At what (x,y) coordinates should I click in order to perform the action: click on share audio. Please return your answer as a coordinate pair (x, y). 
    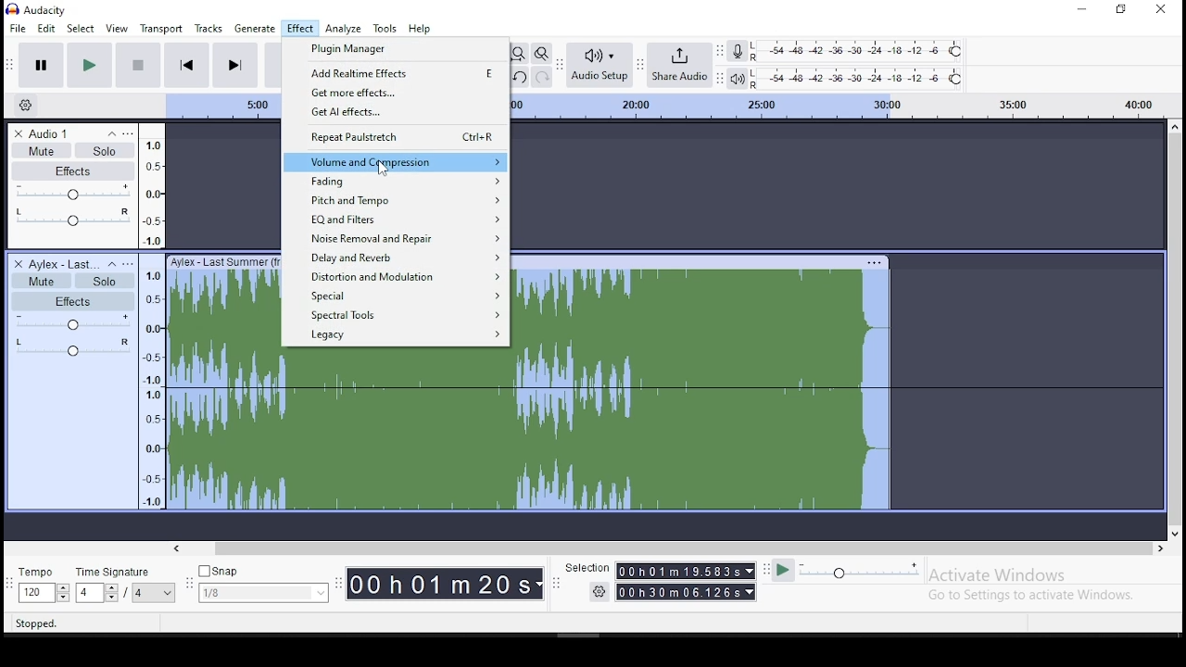
    Looking at the image, I should click on (682, 63).